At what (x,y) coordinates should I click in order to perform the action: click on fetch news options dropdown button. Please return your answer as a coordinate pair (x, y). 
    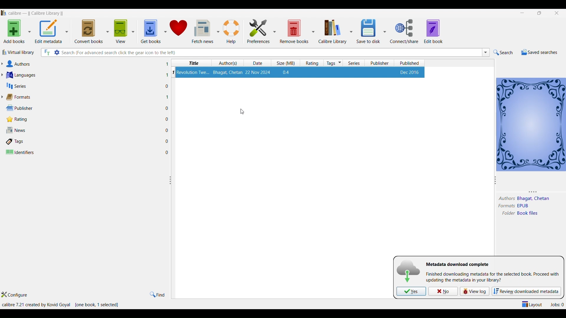
    Looking at the image, I should click on (218, 29).